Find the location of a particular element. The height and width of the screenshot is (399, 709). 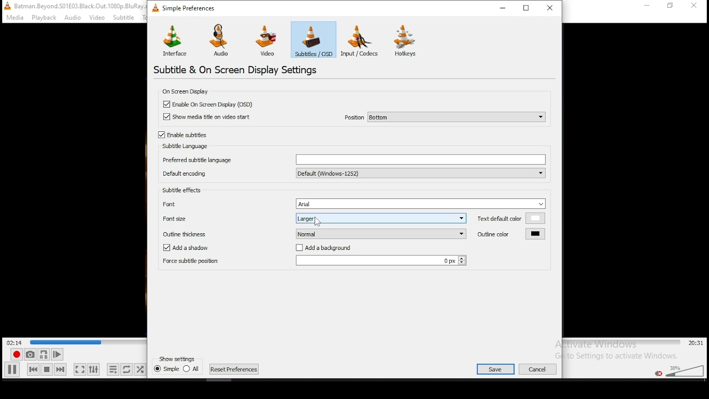

 is located at coordinates (97, 18).